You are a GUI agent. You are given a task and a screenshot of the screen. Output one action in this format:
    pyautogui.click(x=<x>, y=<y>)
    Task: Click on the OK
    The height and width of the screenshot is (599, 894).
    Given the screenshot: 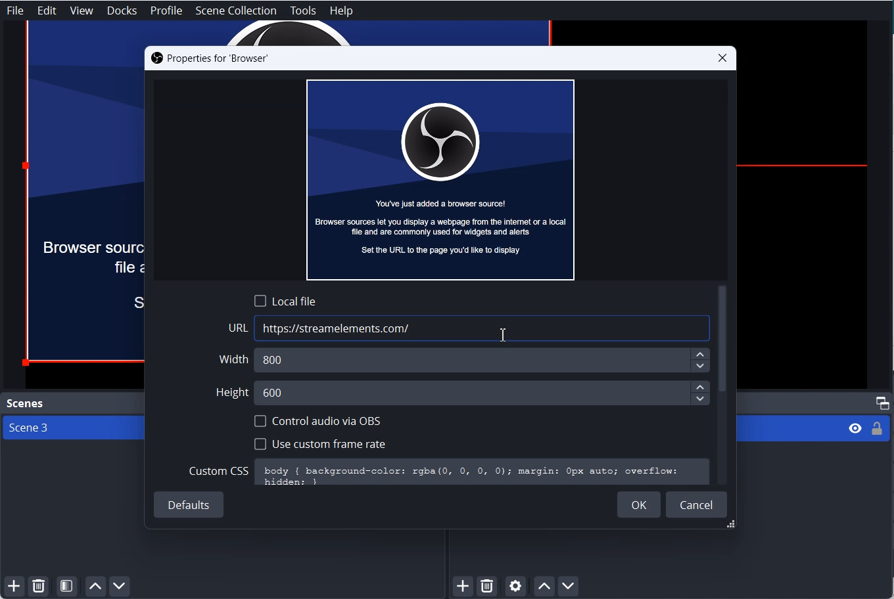 What is the action you would take?
    pyautogui.click(x=639, y=504)
    